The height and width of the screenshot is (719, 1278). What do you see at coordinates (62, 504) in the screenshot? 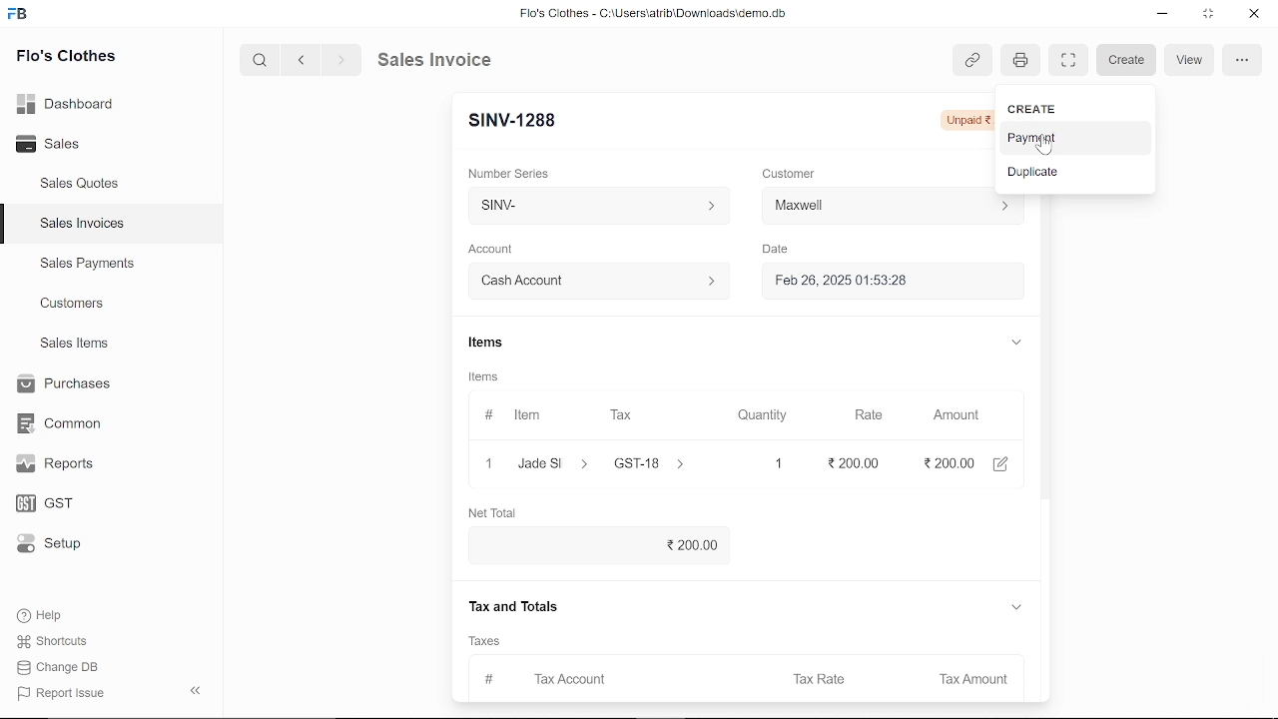
I see `GST` at bounding box center [62, 504].